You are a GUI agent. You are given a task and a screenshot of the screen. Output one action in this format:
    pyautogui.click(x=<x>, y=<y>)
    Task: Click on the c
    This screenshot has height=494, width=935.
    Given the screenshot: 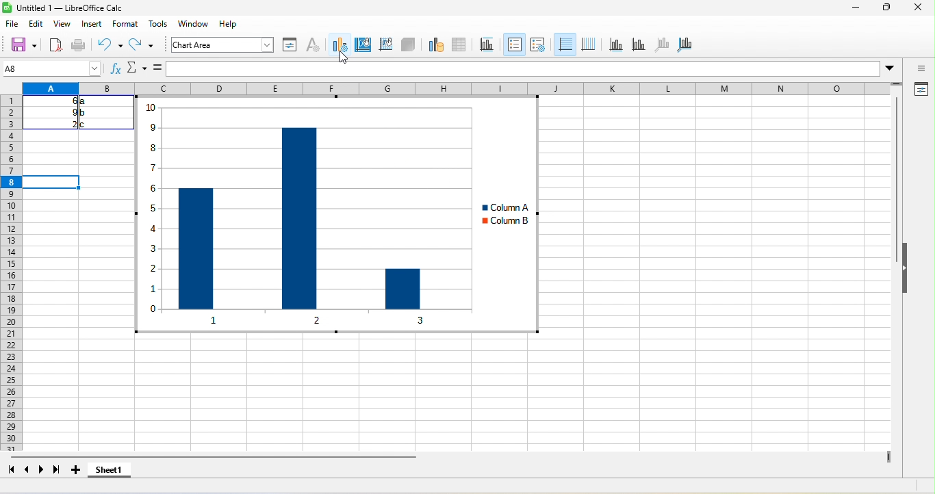 What is the action you would take?
    pyautogui.click(x=87, y=124)
    